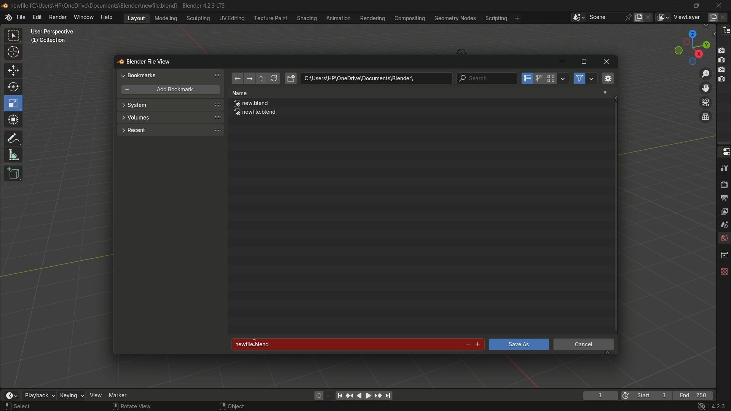 This screenshot has width=731, height=411. I want to click on current frame, so click(600, 395).